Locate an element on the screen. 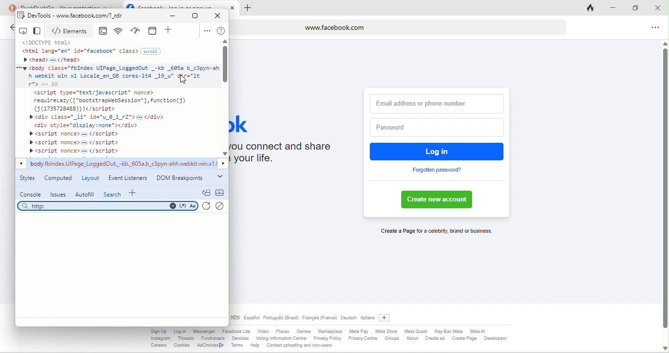 This screenshot has height=353, width=669. scroll up is located at coordinates (225, 42).